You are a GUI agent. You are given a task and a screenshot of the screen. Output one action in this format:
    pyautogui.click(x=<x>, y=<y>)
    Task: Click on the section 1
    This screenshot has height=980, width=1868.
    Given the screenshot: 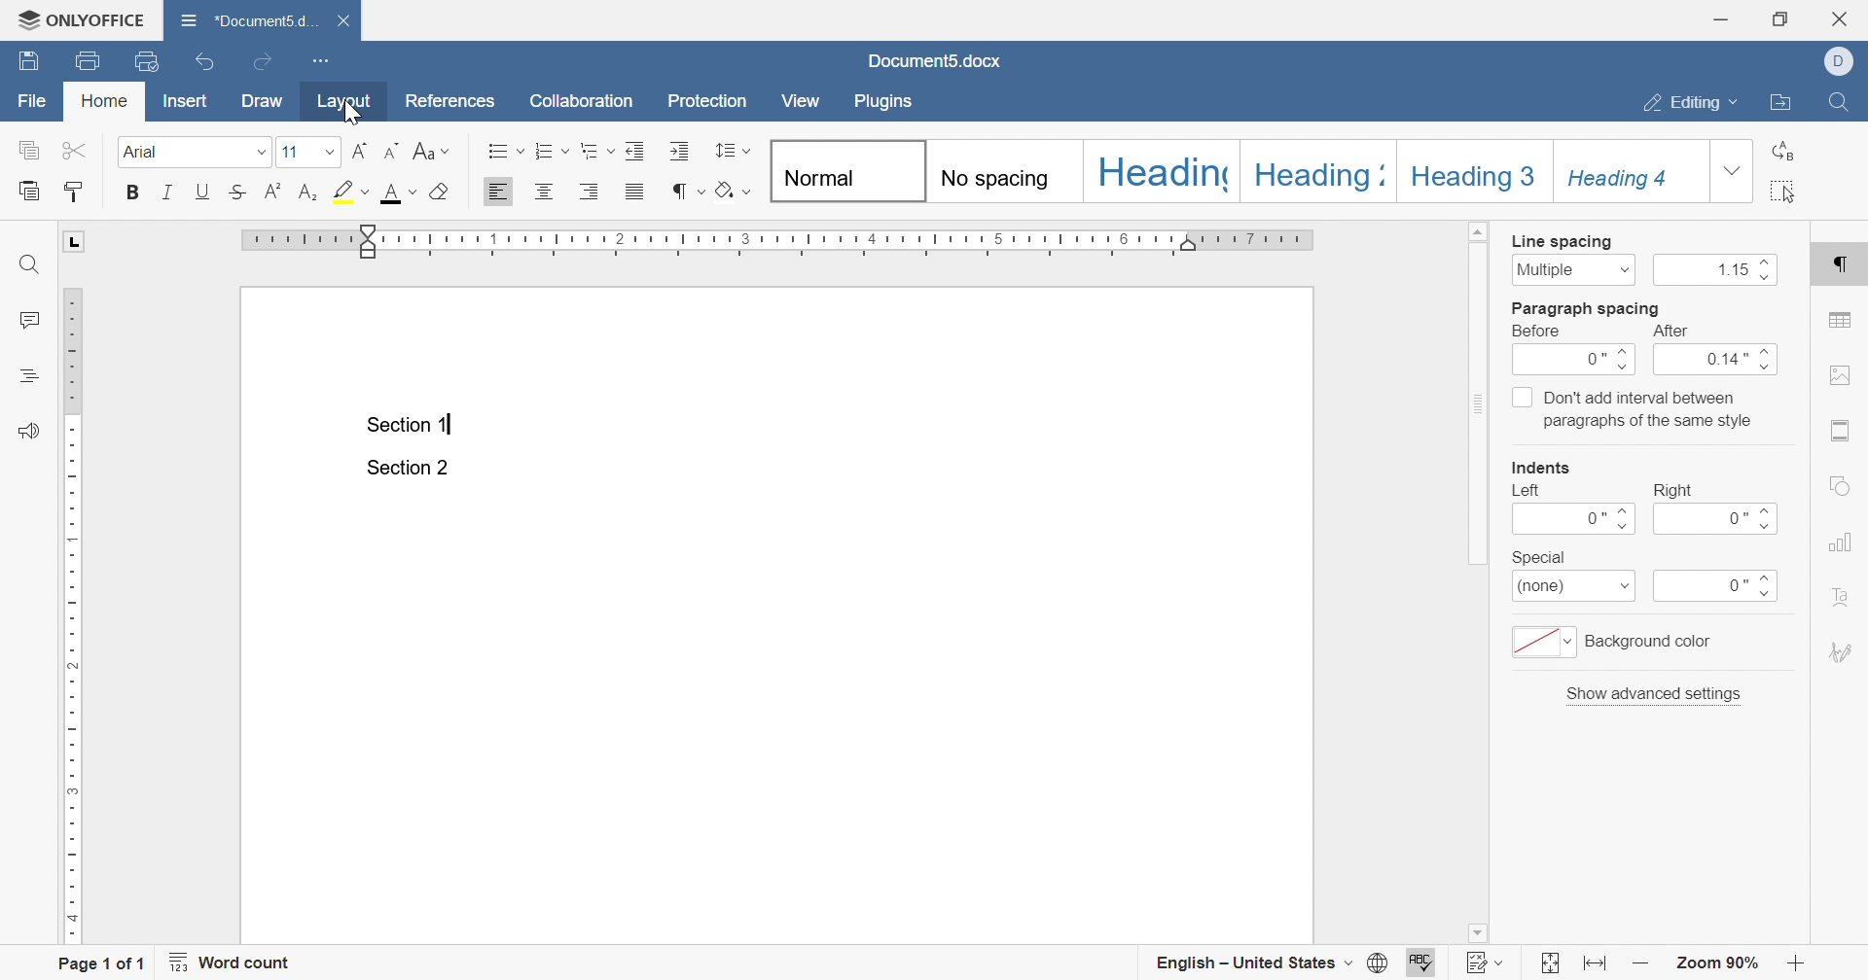 What is the action you would take?
    pyautogui.click(x=412, y=426)
    